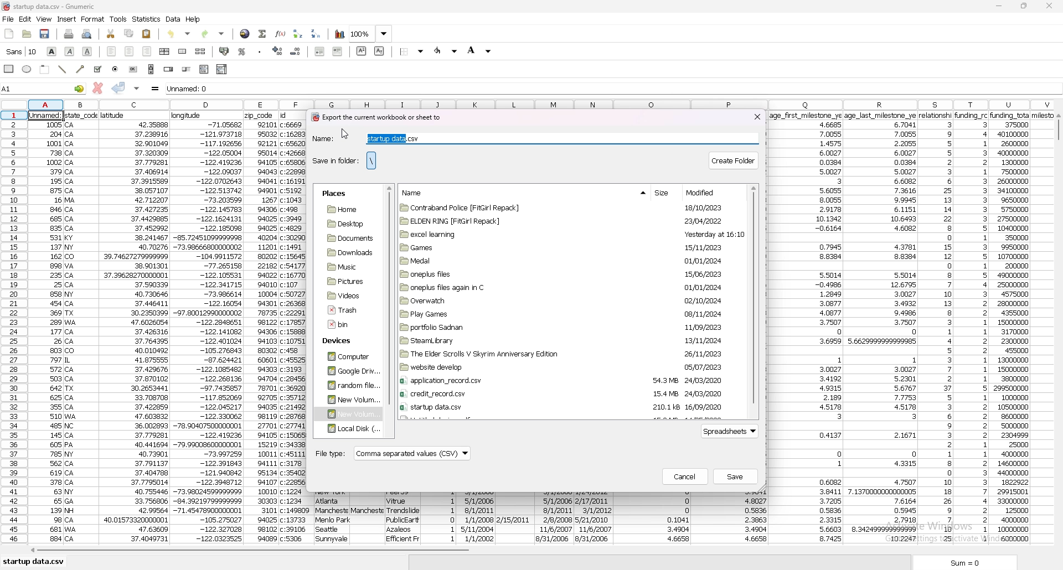 The height and width of the screenshot is (570, 1063). Describe the element at coordinates (9, 34) in the screenshot. I see `new` at that location.